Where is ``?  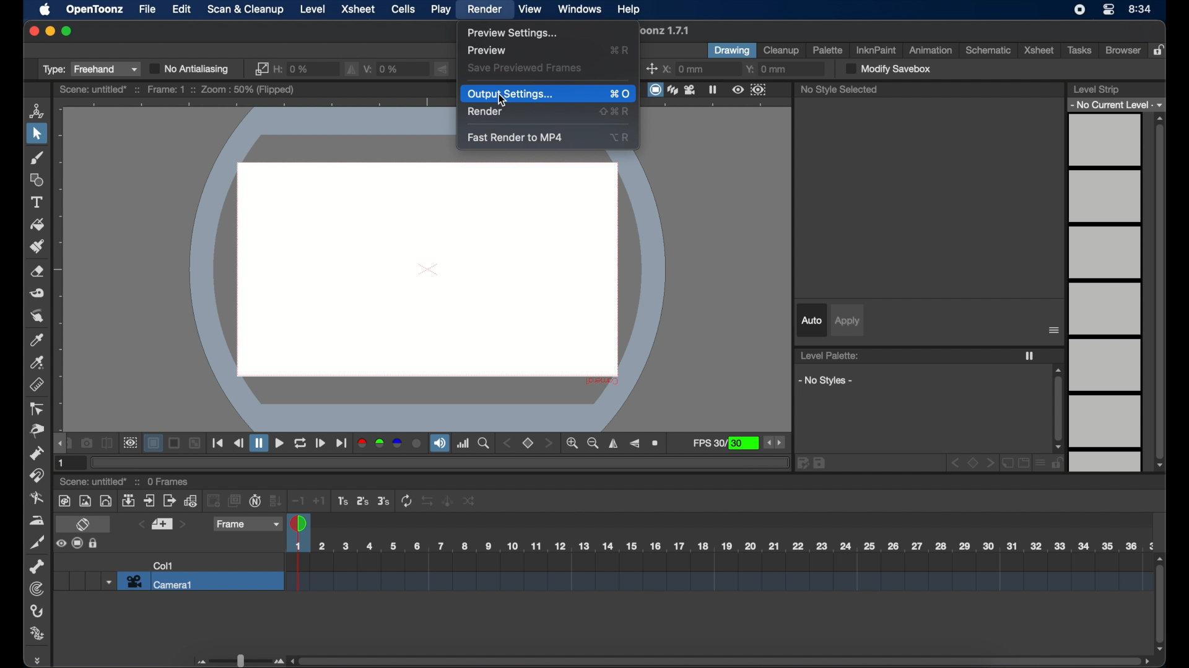  is located at coordinates (108, 501).